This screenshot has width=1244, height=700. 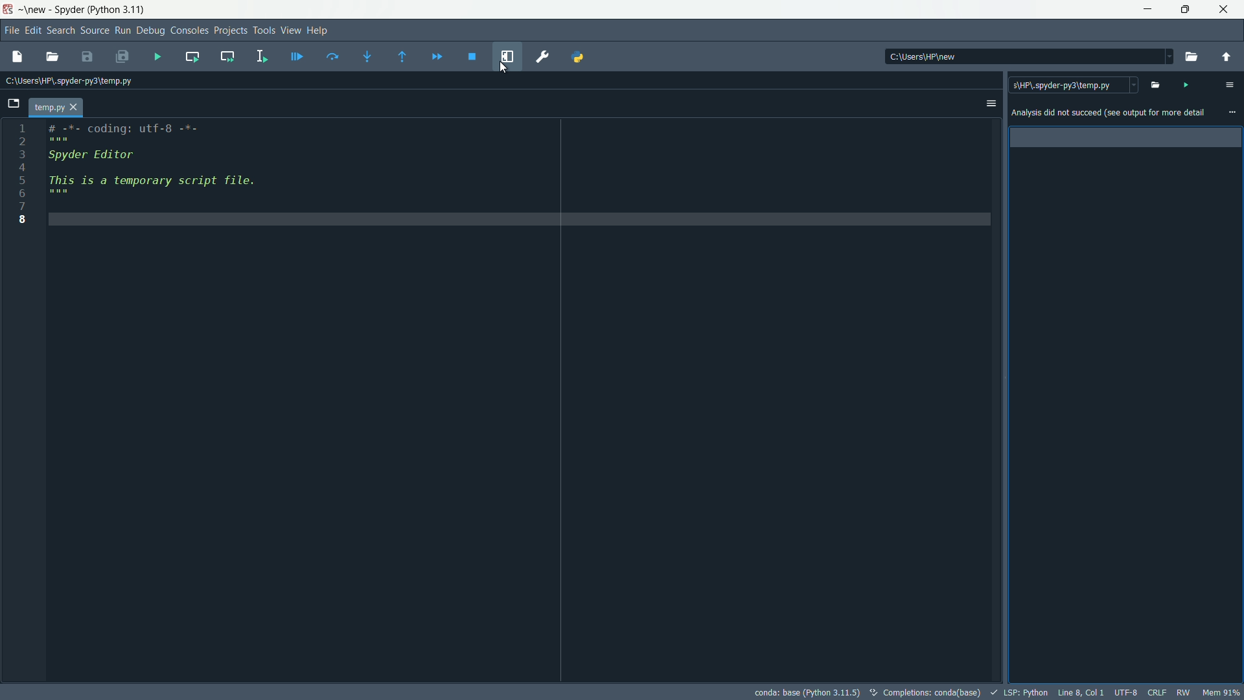 What do you see at coordinates (1158, 84) in the screenshot?
I see `open file` at bounding box center [1158, 84].